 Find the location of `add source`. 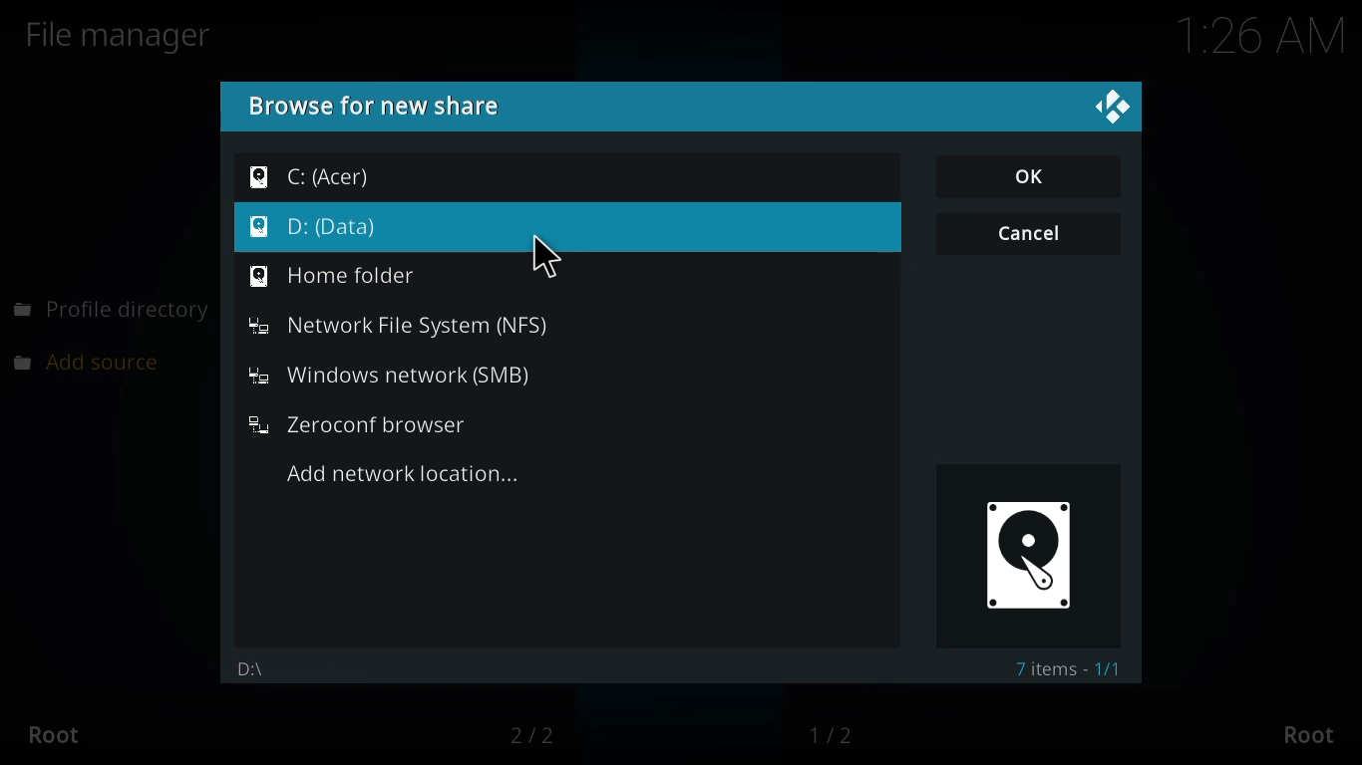

add source is located at coordinates (97, 361).